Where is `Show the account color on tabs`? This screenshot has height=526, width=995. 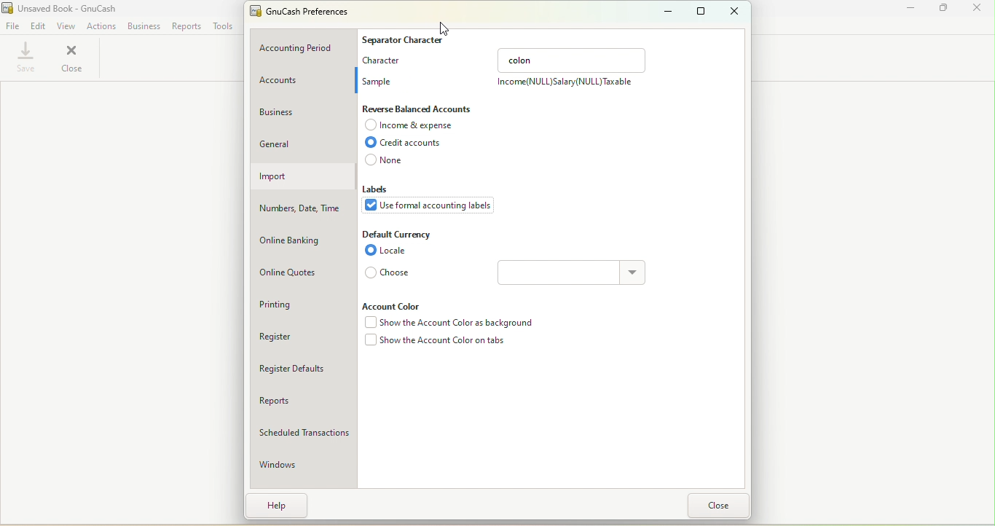
Show the account color on tabs is located at coordinates (436, 343).